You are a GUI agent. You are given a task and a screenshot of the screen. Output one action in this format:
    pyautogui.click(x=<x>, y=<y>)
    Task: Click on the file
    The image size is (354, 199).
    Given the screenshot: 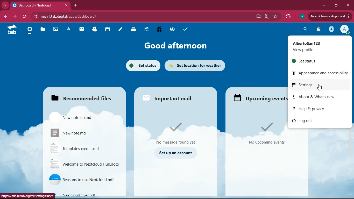 What is the action you would take?
    pyautogui.click(x=74, y=133)
    